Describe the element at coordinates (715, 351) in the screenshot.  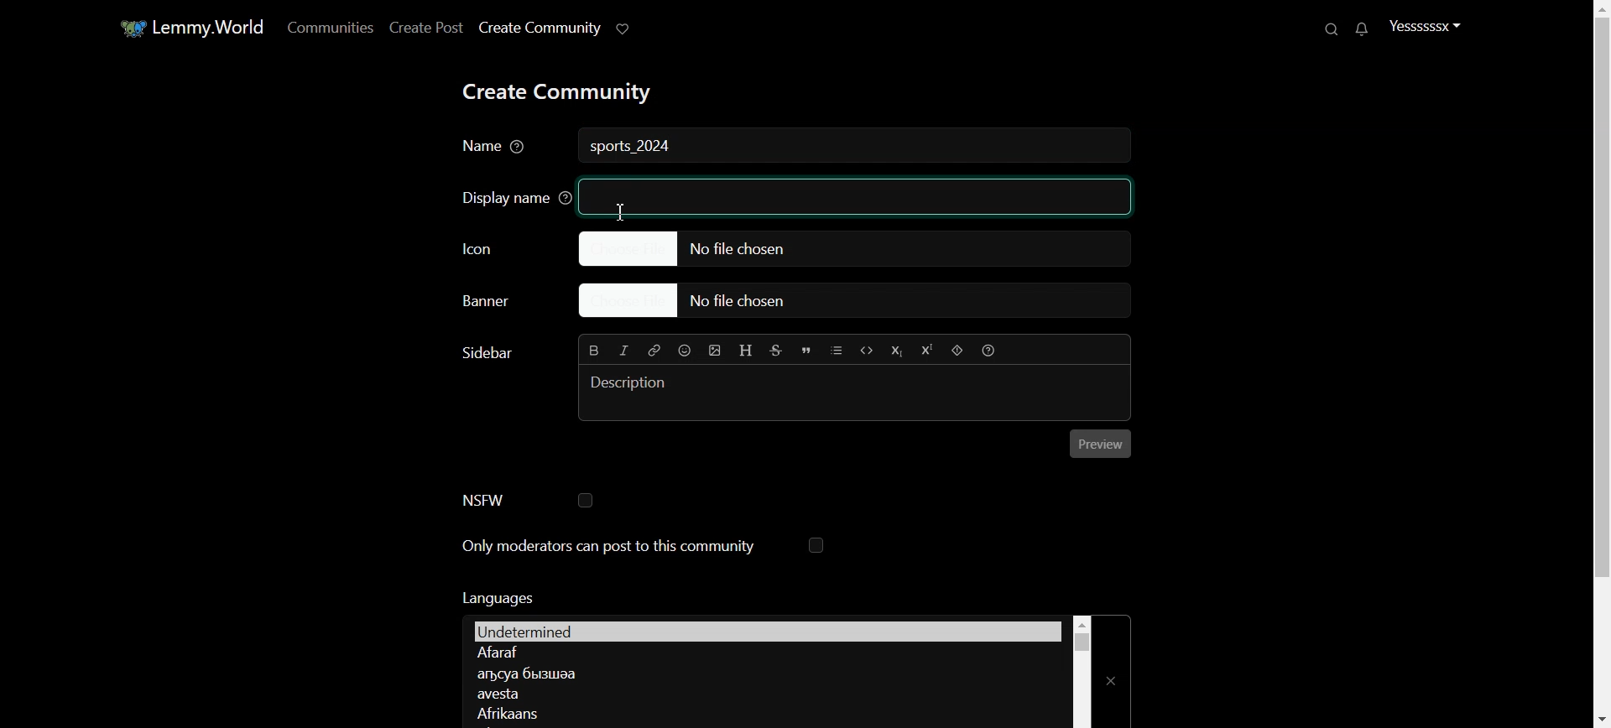
I see `Insert Picture` at that location.